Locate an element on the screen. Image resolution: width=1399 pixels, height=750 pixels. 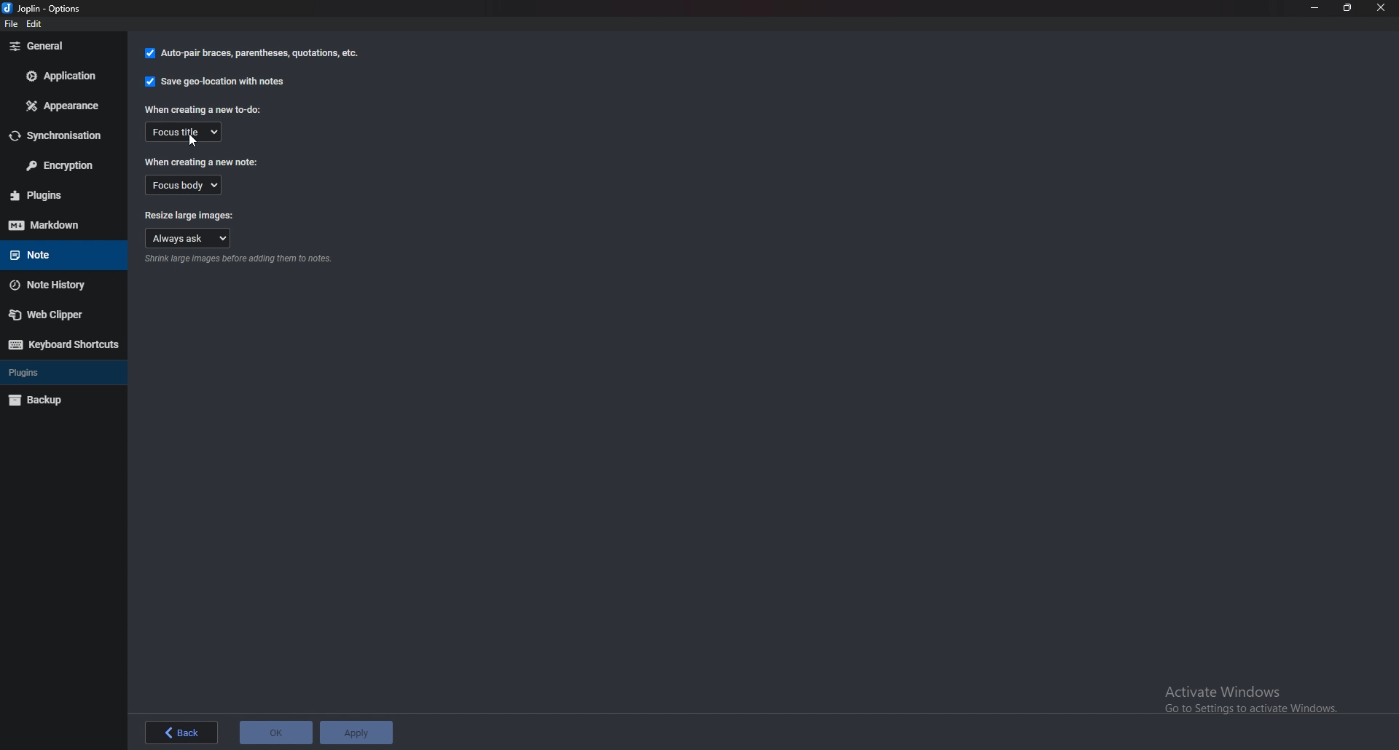
Application is located at coordinates (63, 76).